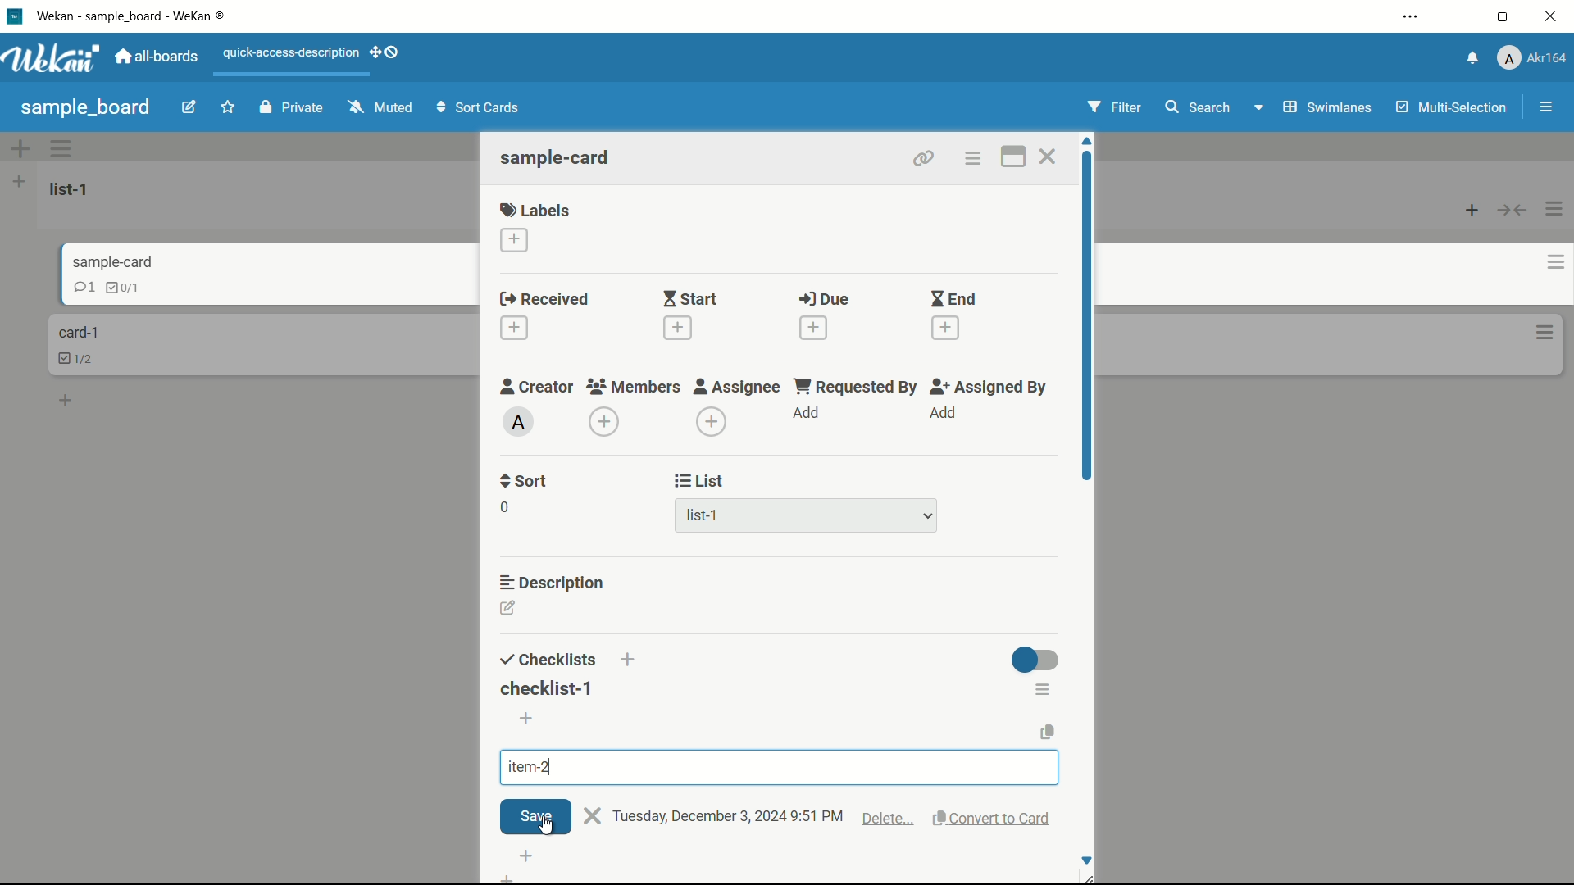 The height and width of the screenshot is (885, 1574). Describe the element at coordinates (545, 298) in the screenshot. I see `received` at that location.